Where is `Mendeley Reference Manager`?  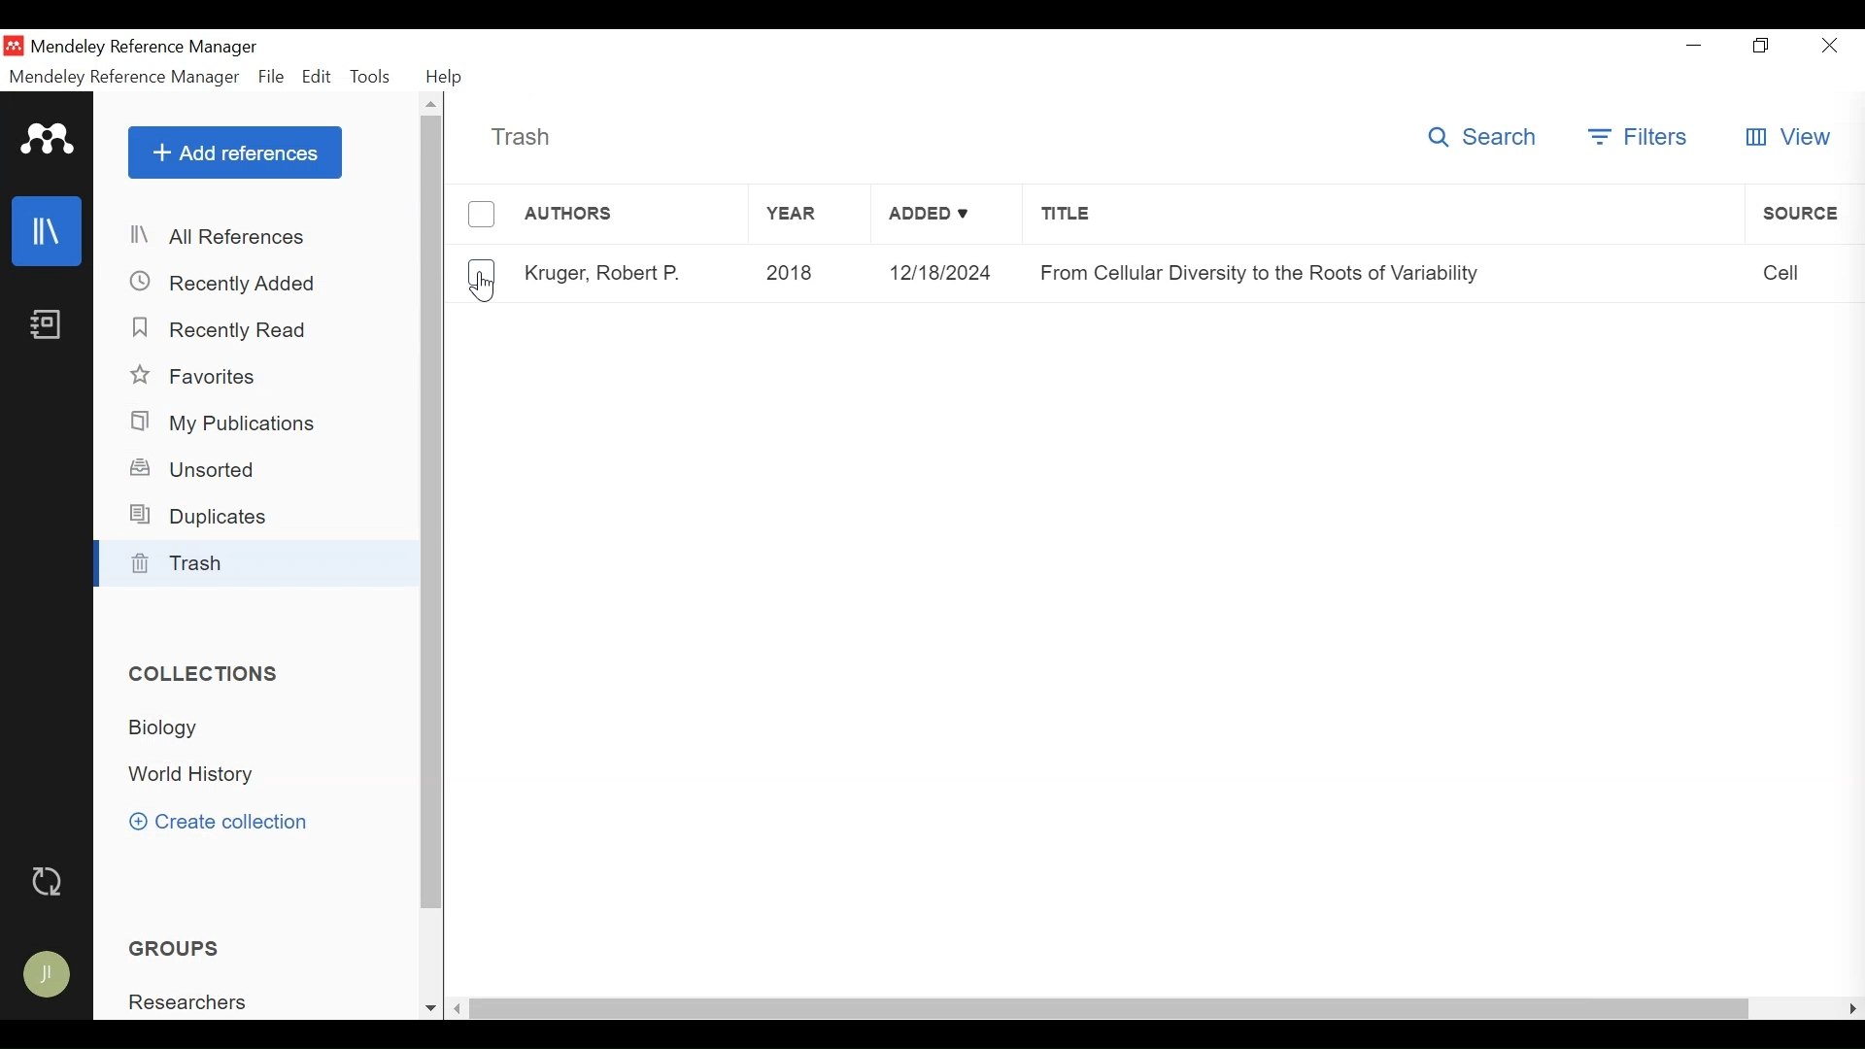
Mendeley Reference Manager is located at coordinates (145, 48).